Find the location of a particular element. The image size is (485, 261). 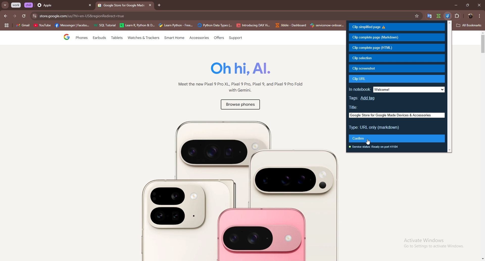

type: URL only(markdown) is located at coordinates (375, 127).